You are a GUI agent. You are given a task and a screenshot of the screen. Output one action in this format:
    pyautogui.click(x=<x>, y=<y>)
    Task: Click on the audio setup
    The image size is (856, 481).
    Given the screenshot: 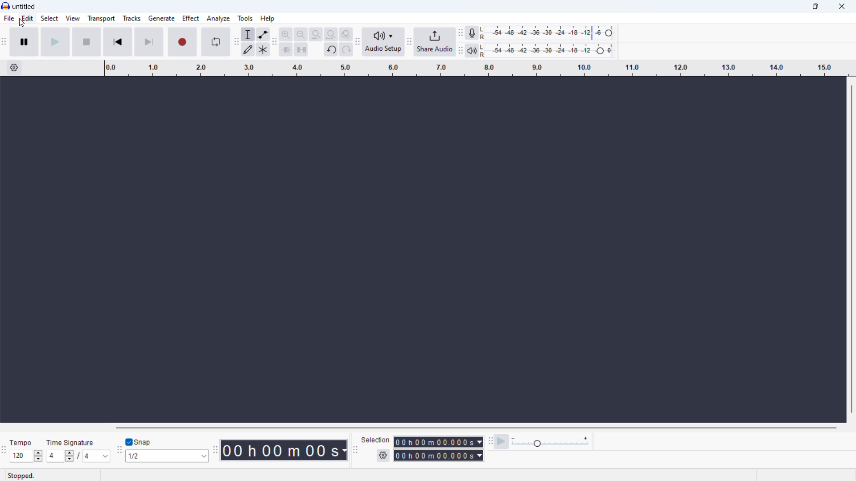 What is the action you would take?
    pyautogui.click(x=383, y=42)
    